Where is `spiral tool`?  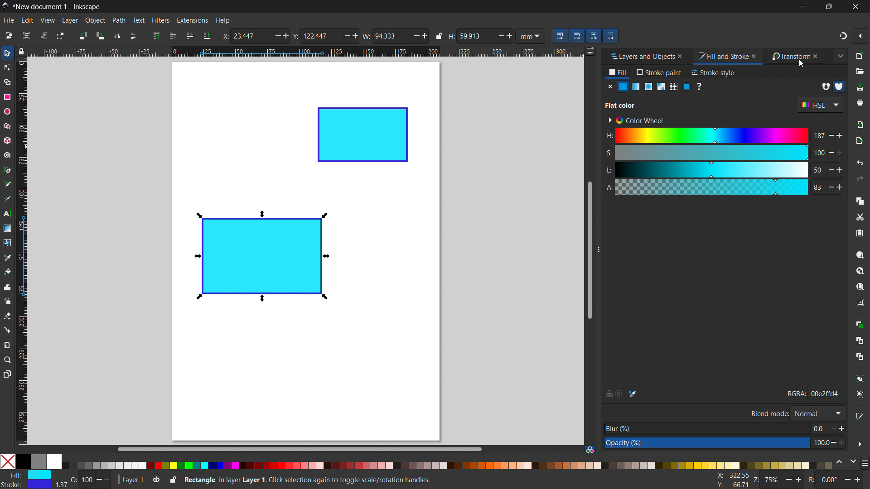
spiral tool is located at coordinates (6, 155).